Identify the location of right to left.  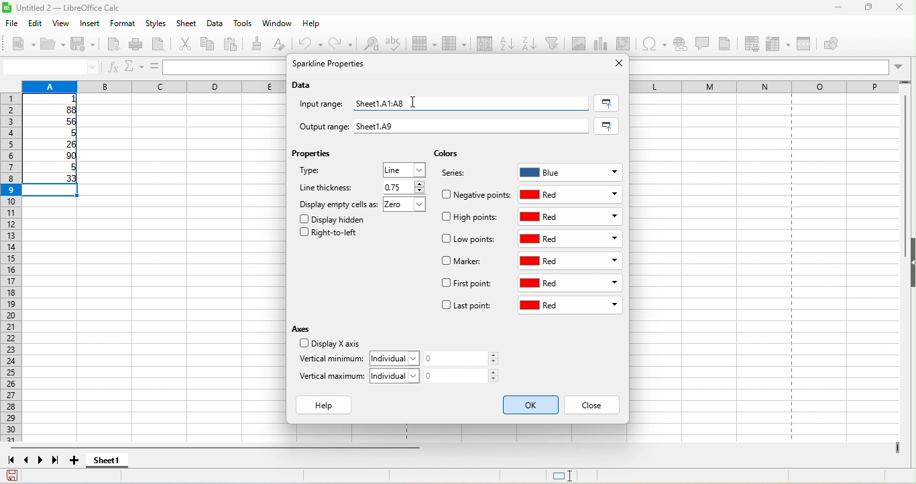
(333, 235).